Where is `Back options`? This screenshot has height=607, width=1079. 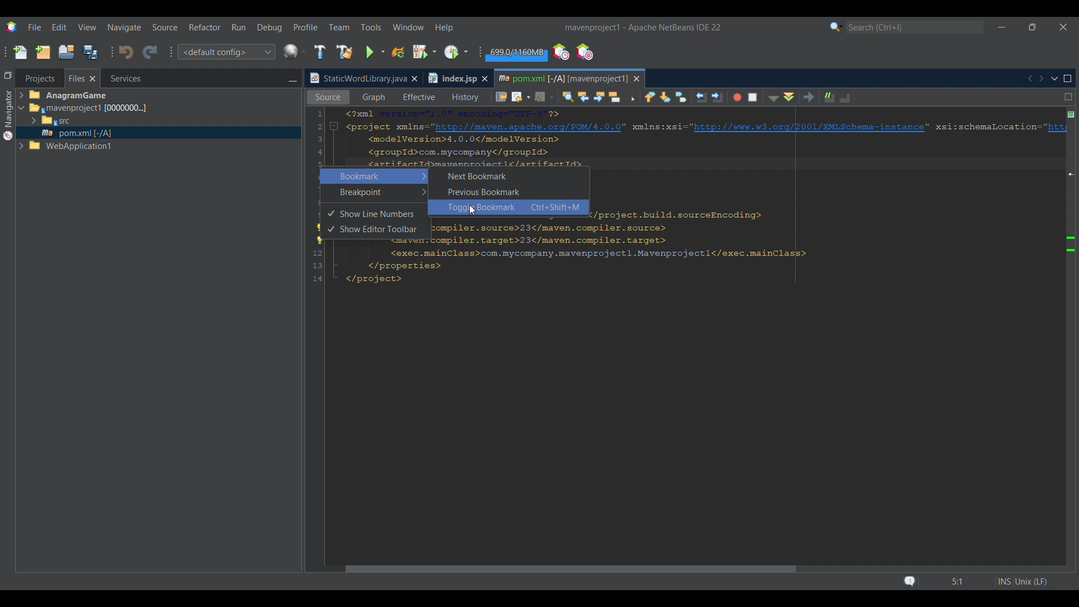 Back options is located at coordinates (518, 97).